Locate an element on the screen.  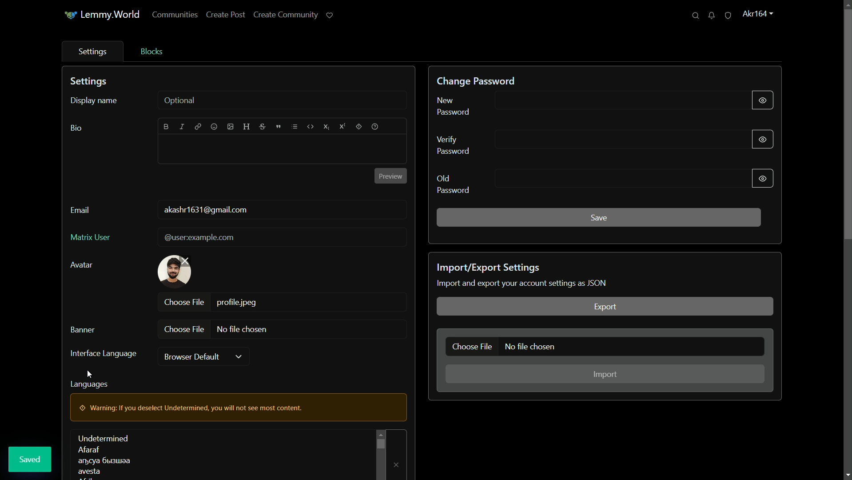
profile pic is located at coordinates (175, 271).